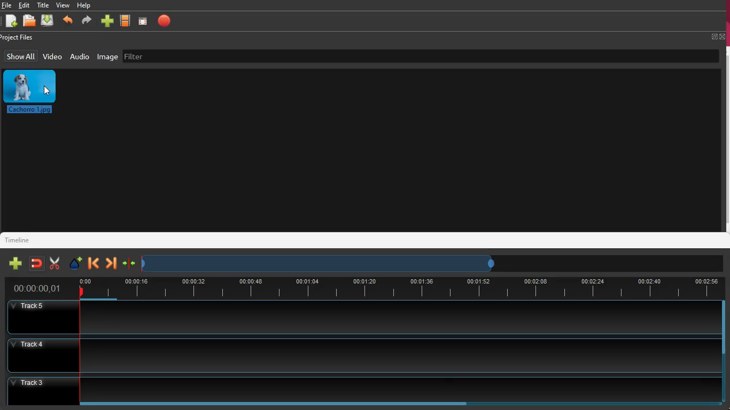 The height and width of the screenshot is (410, 730). What do you see at coordinates (18, 38) in the screenshot?
I see `project files` at bounding box center [18, 38].